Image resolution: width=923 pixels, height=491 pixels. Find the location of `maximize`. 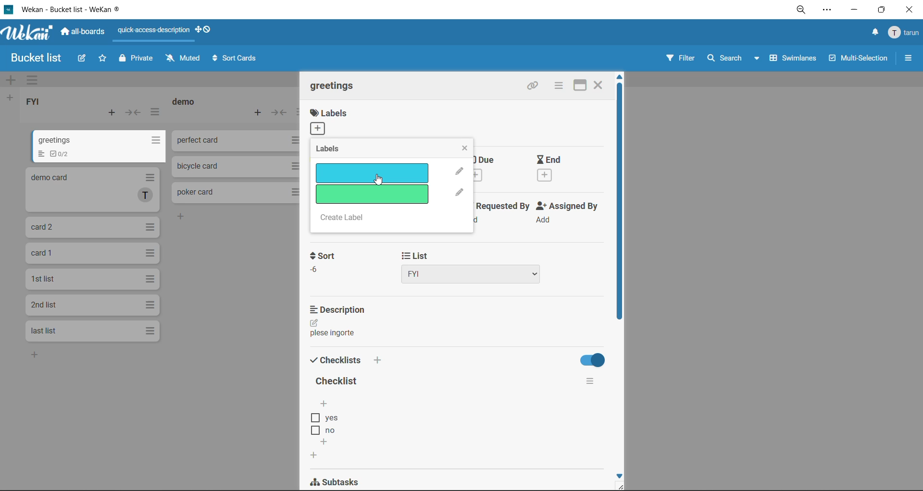

maximize is located at coordinates (580, 85).